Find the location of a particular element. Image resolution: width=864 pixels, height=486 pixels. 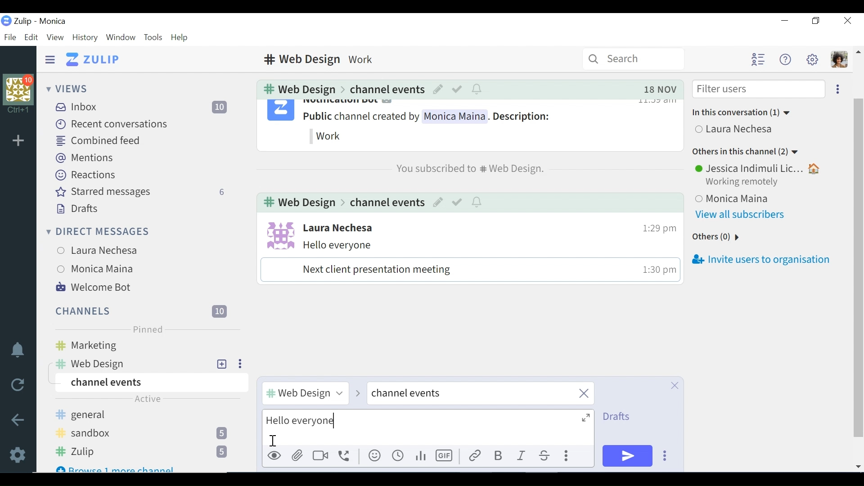

sandbox Channel is located at coordinates (145, 434).